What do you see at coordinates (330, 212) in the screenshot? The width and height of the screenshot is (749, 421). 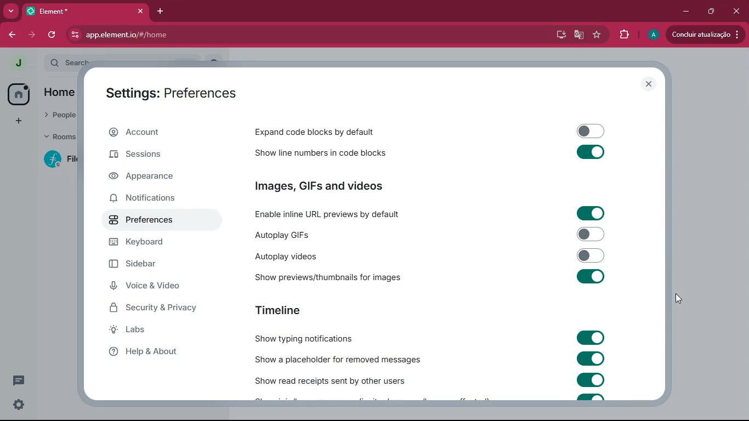 I see `enable inline URL previews by default` at bounding box center [330, 212].